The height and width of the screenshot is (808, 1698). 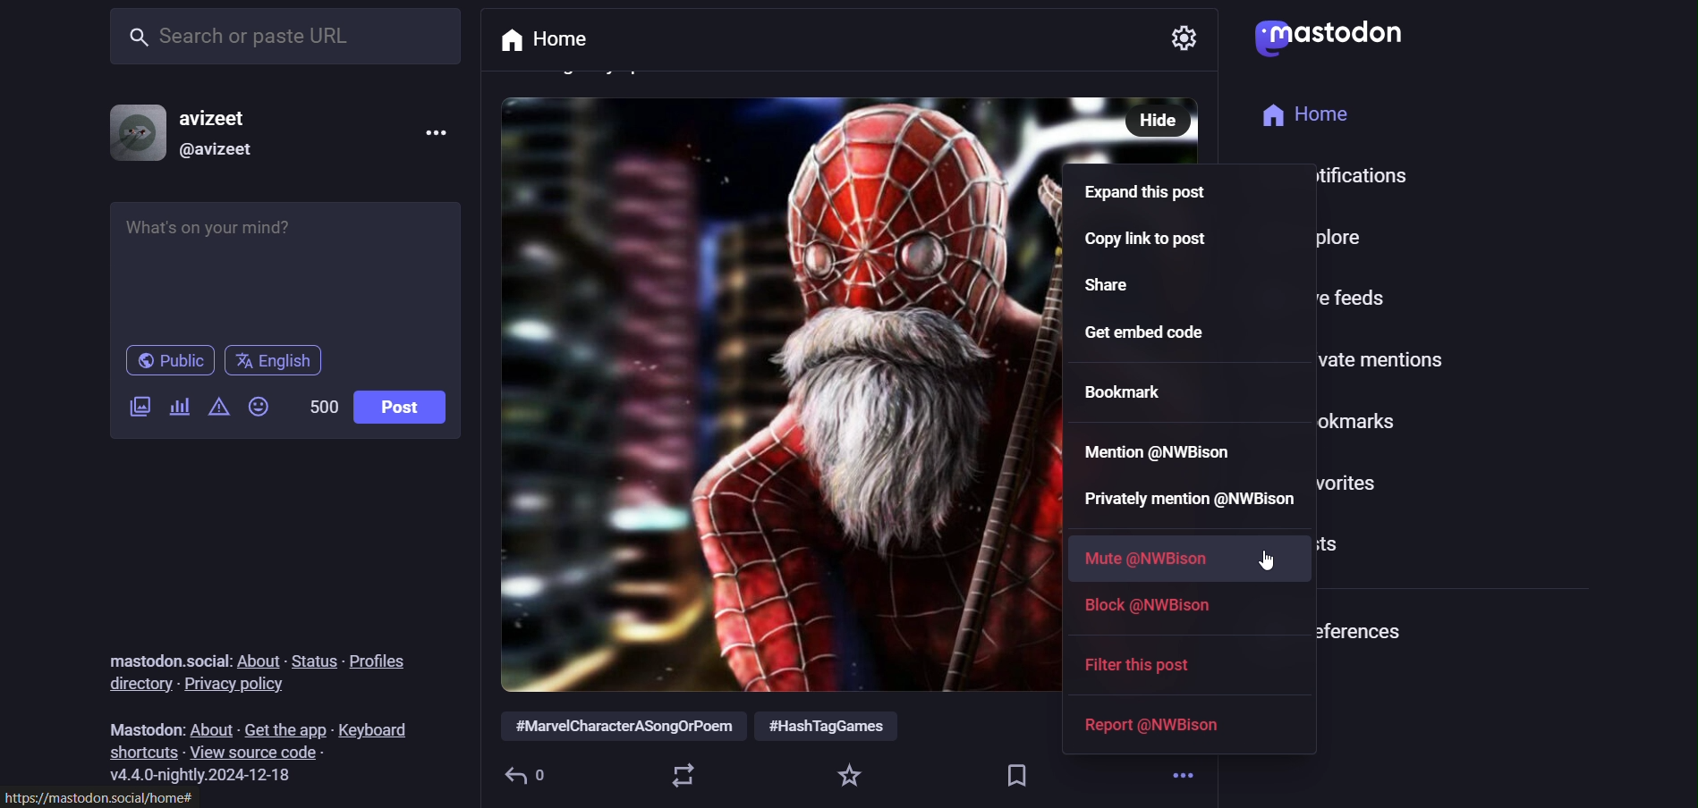 I want to click on https://mastodon.social/home, so click(x=98, y=796).